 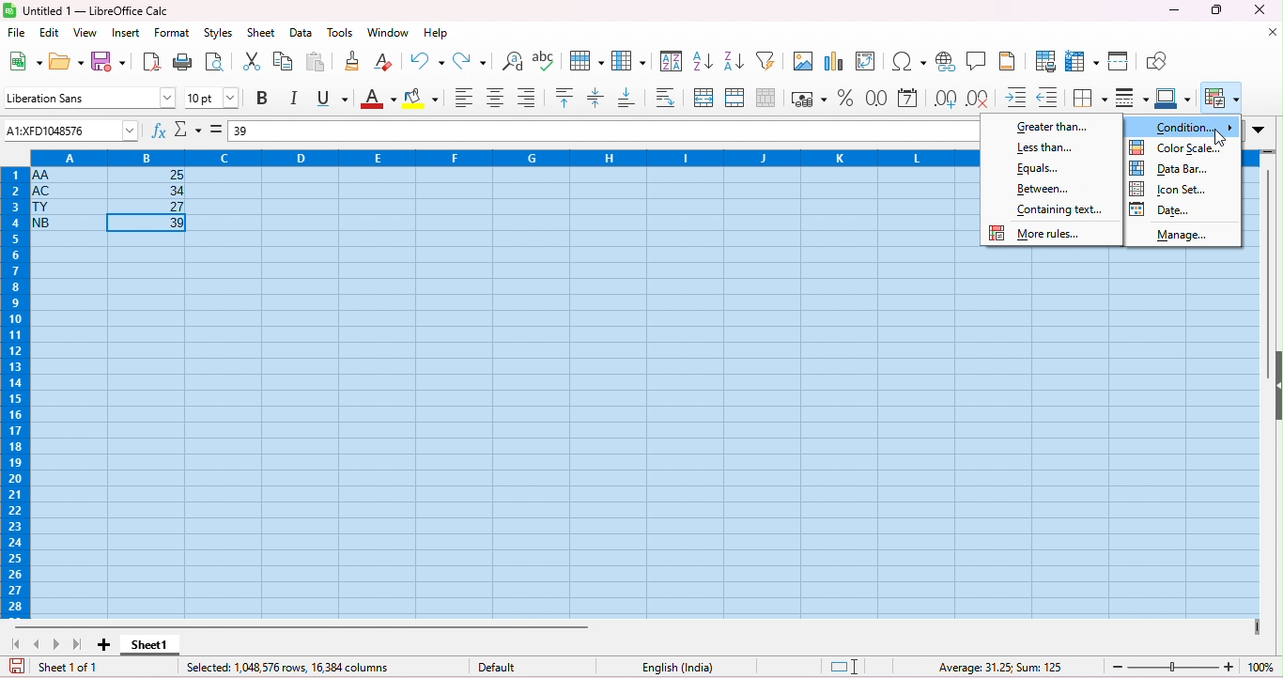 What do you see at coordinates (596, 98) in the screenshot?
I see `center vertically` at bounding box center [596, 98].